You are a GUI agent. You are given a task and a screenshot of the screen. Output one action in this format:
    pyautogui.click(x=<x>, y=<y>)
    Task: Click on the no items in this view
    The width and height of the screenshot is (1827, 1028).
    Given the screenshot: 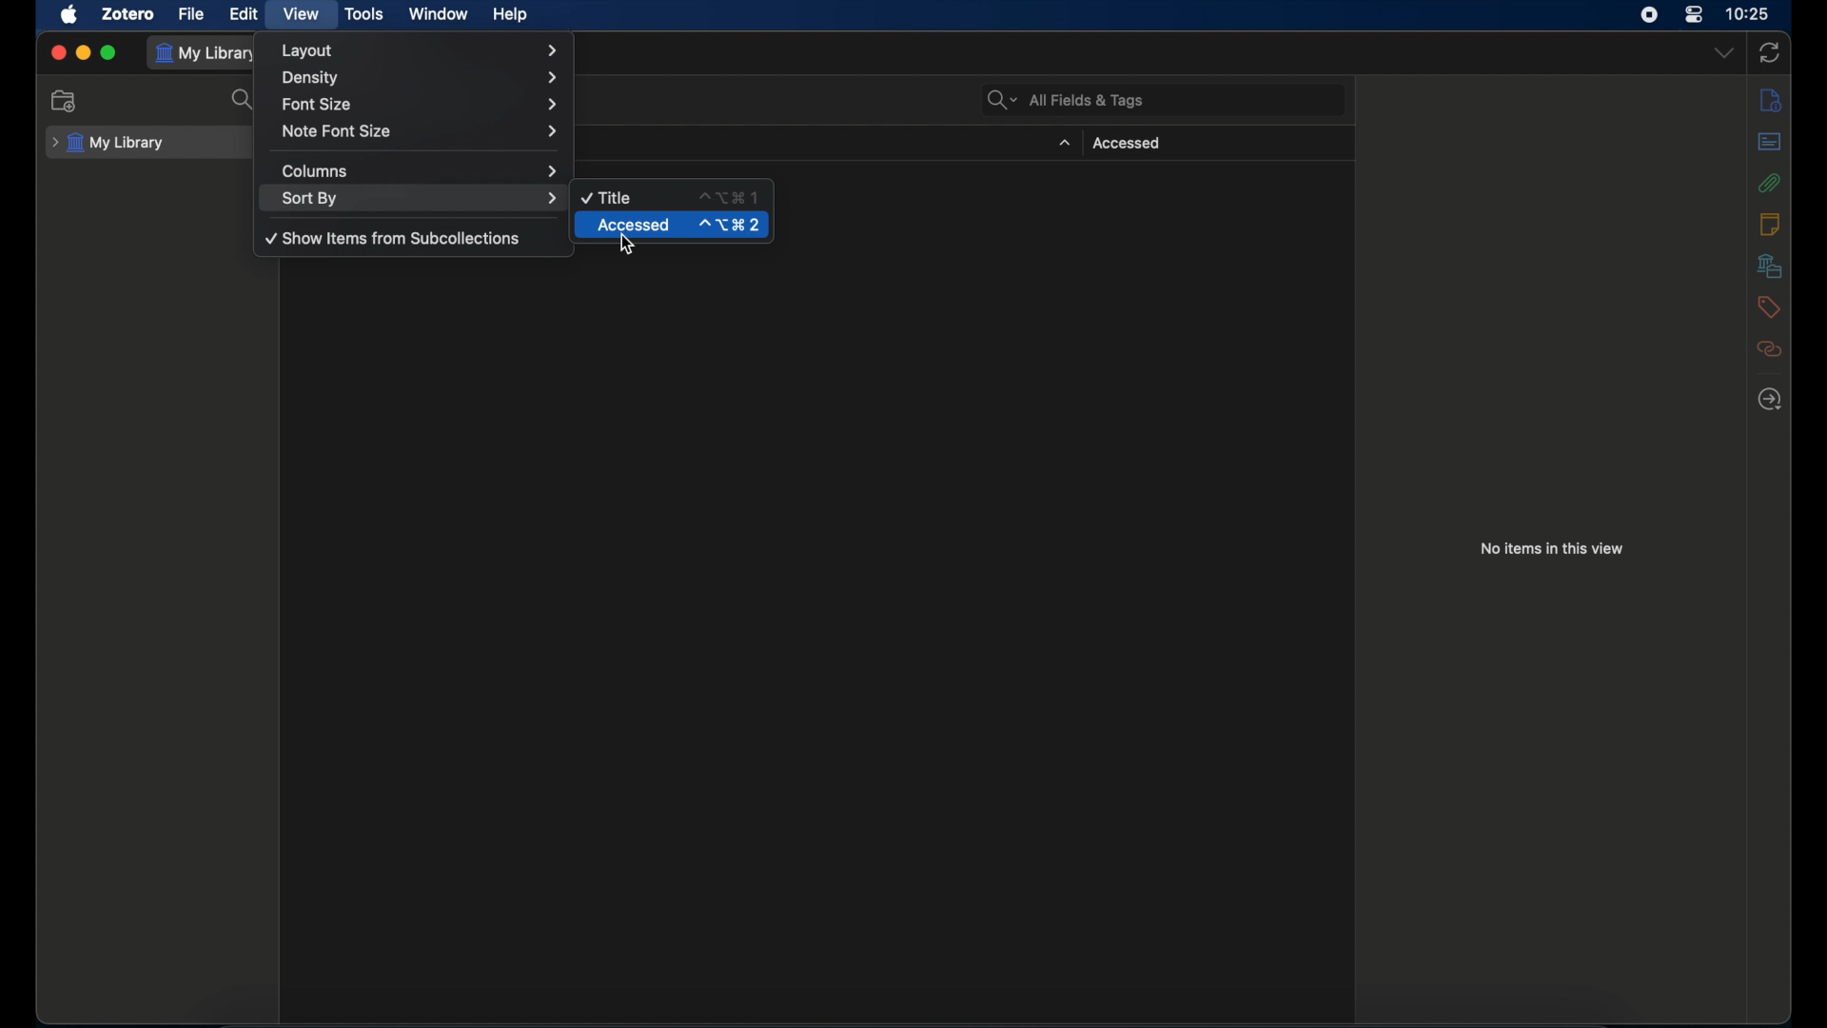 What is the action you would take?
    pyautogui.click(x=1552, y=548)
    